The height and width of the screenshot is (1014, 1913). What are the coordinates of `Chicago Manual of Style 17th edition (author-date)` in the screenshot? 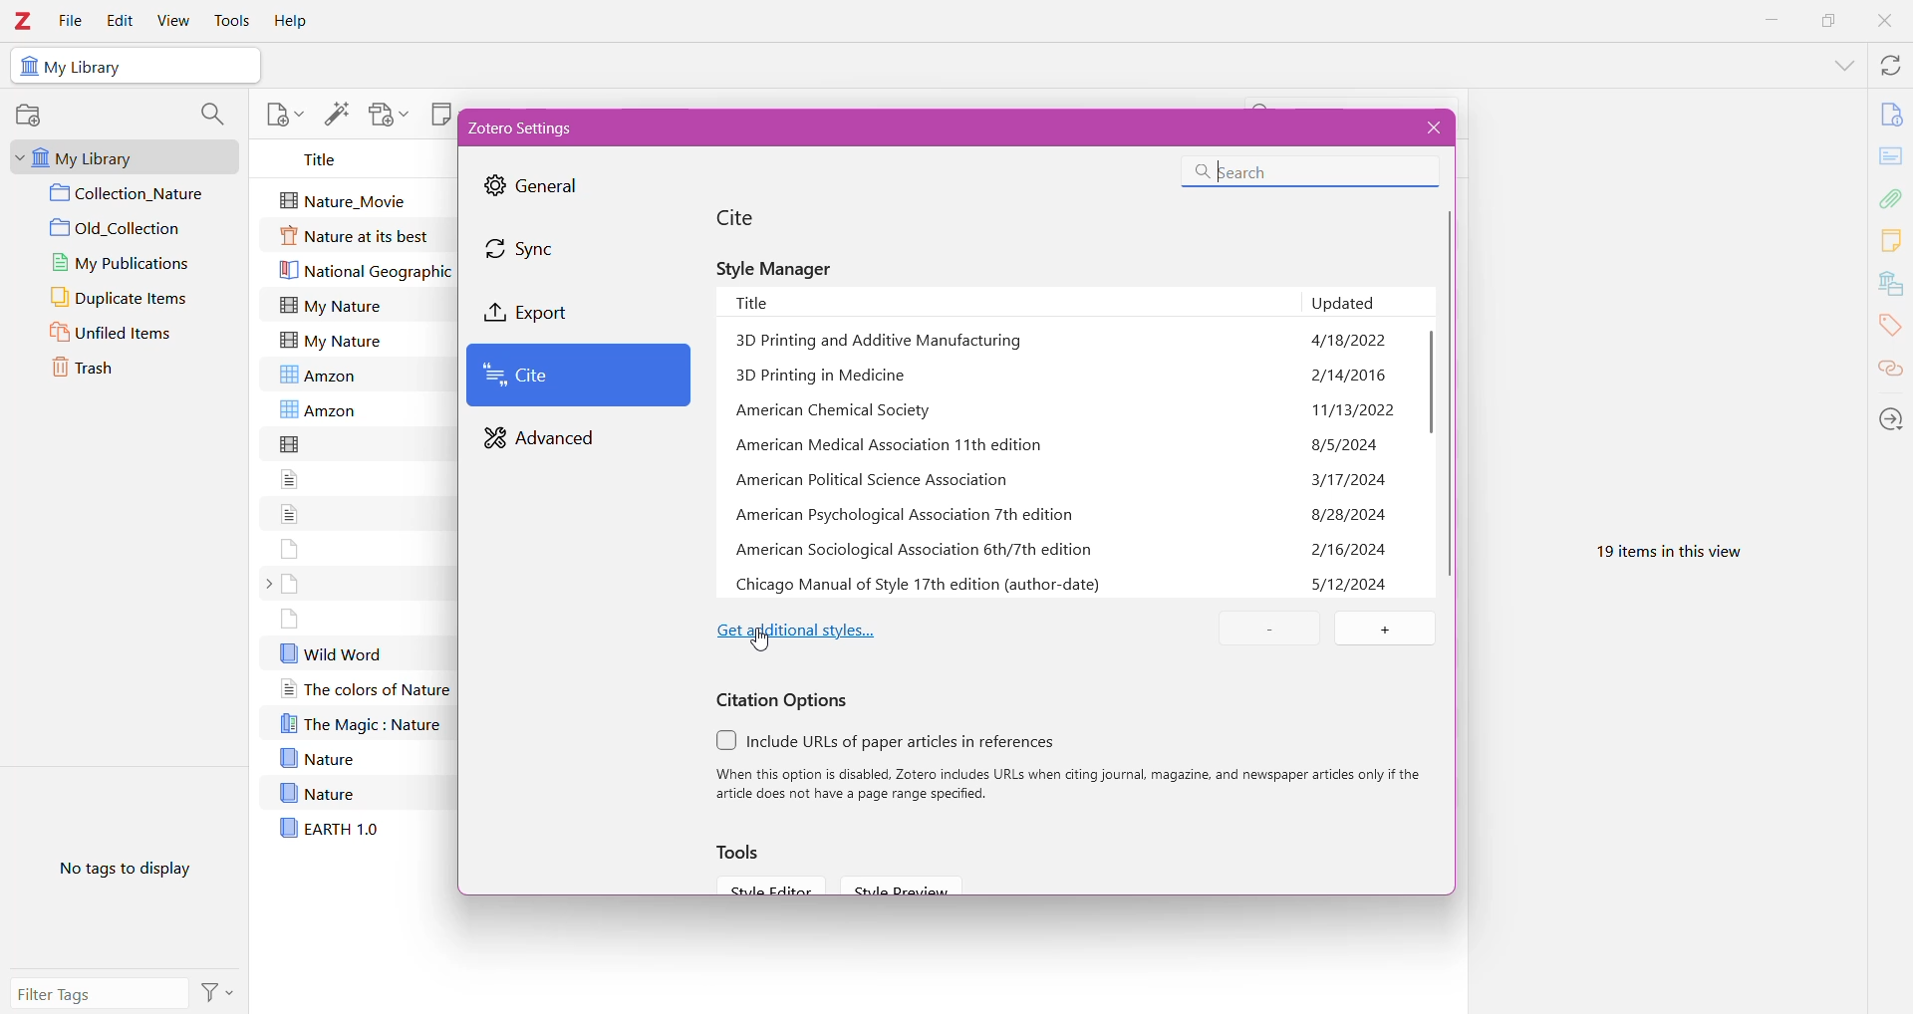 It's located at (920, 585).